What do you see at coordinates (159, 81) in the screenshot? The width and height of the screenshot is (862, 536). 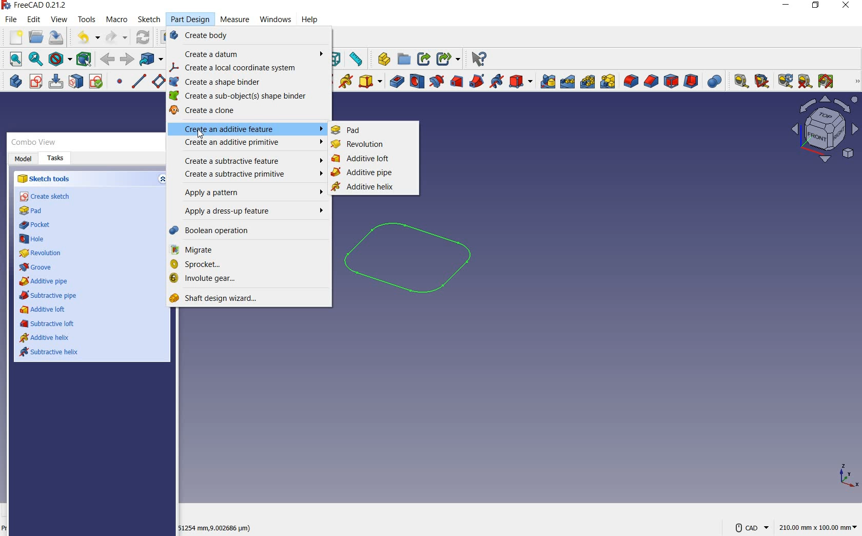 I see `create a datum plane` at bounding box center [159, 81].